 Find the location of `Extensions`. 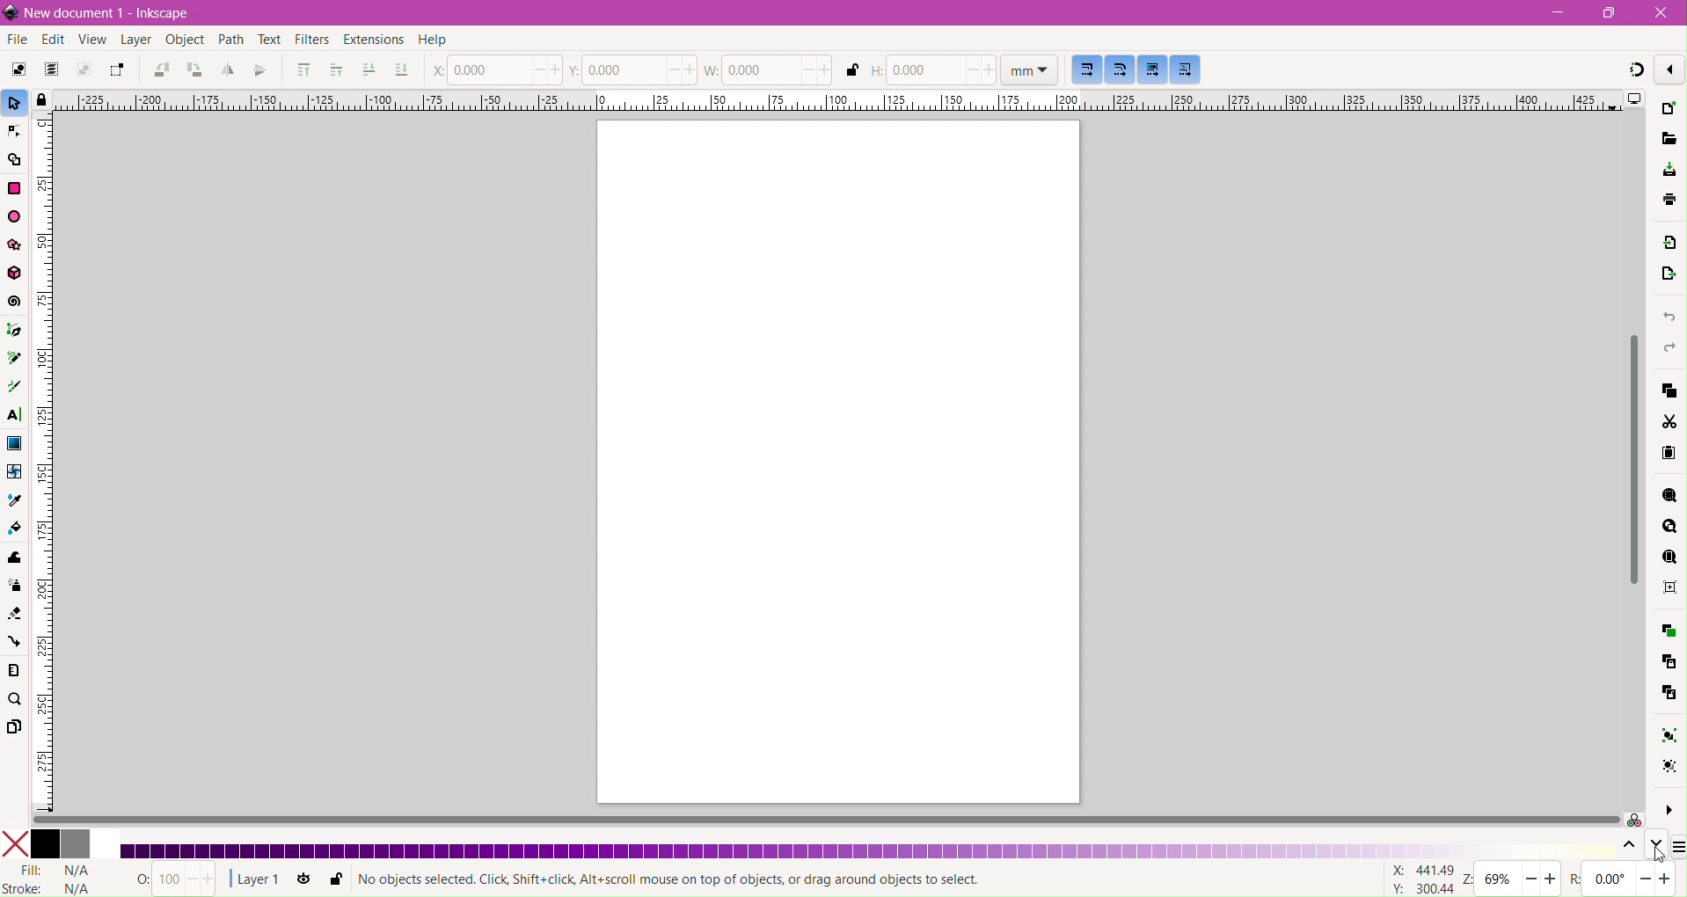

Extensions is located at coordinates (371, 40).